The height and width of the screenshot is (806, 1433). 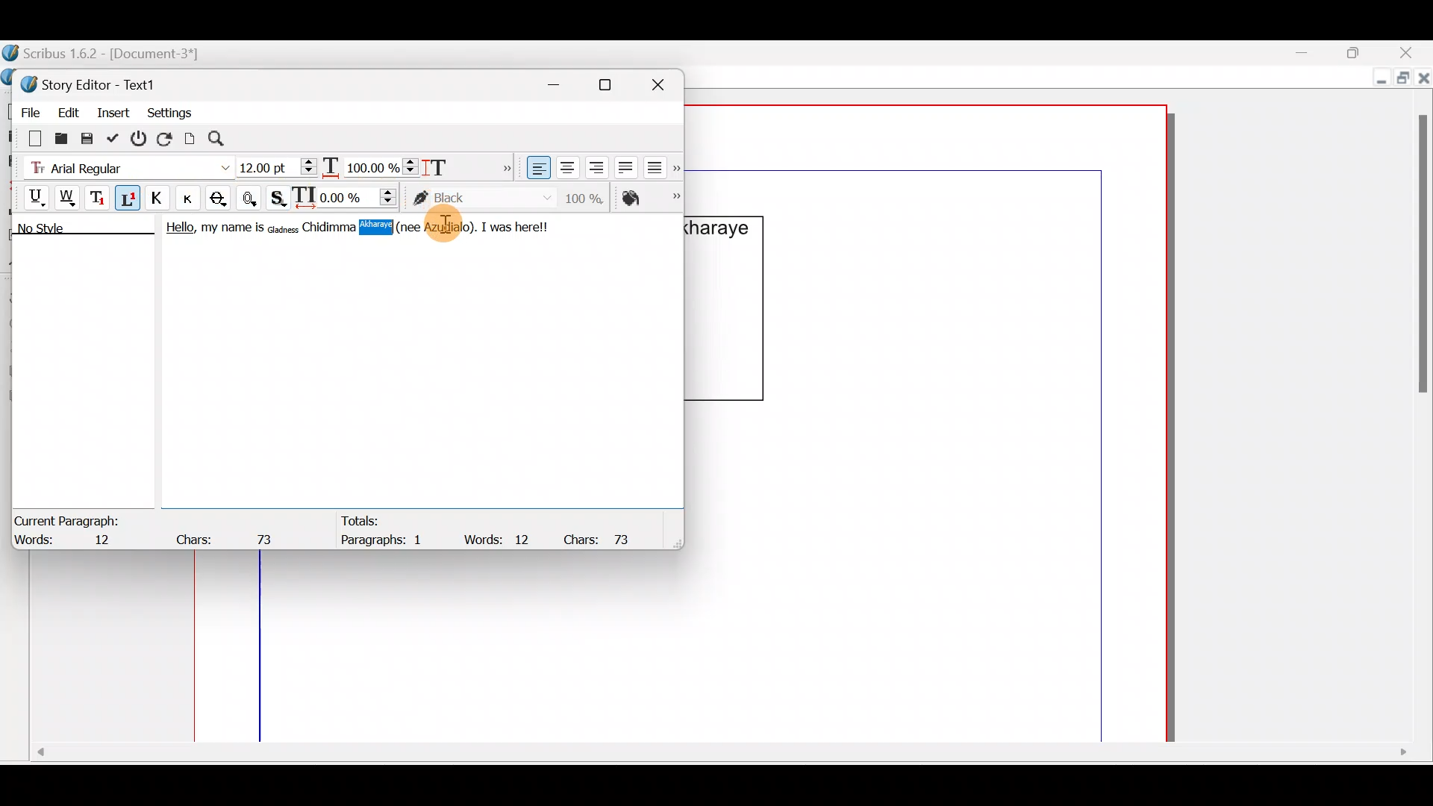 I want to click on Settings, so click(x=169, y=111).